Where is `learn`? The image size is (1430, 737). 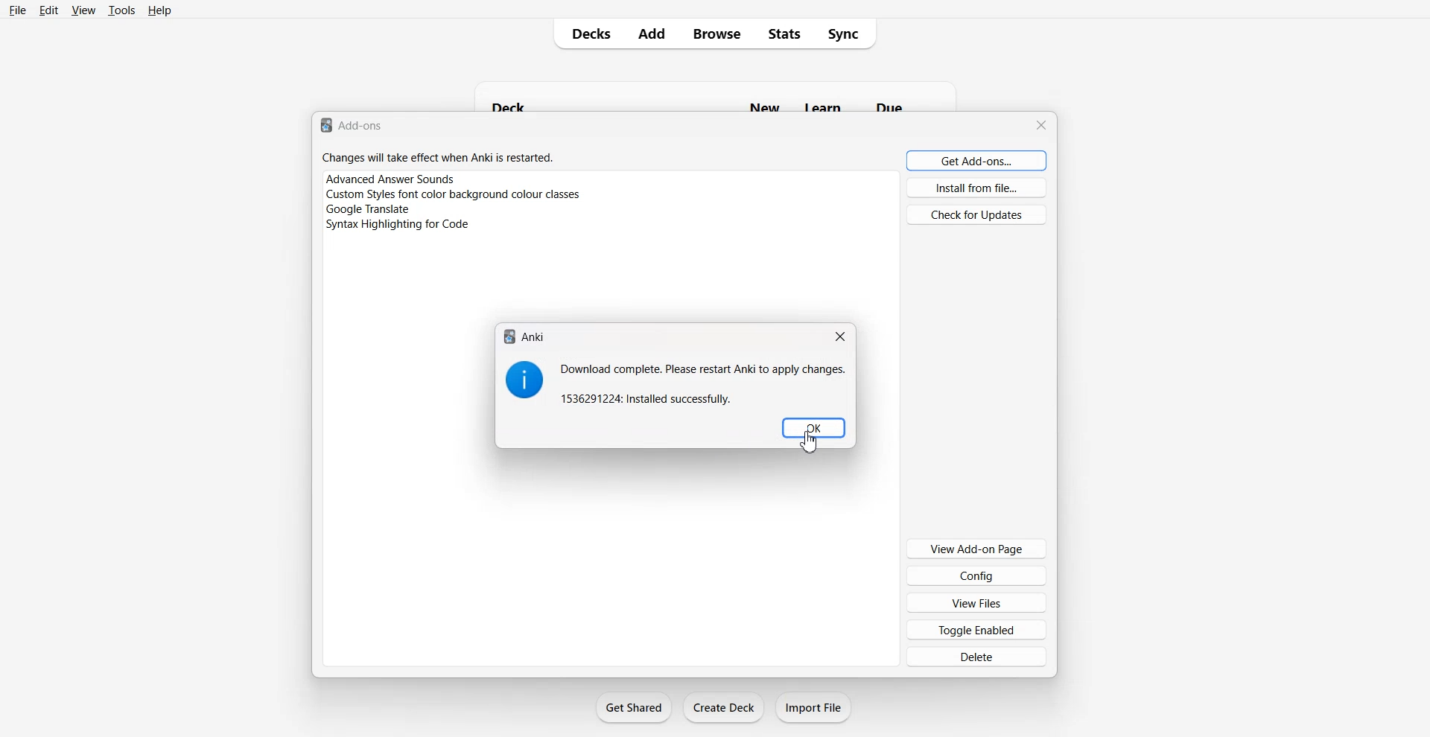 learn is located at coordinates (820, 106).